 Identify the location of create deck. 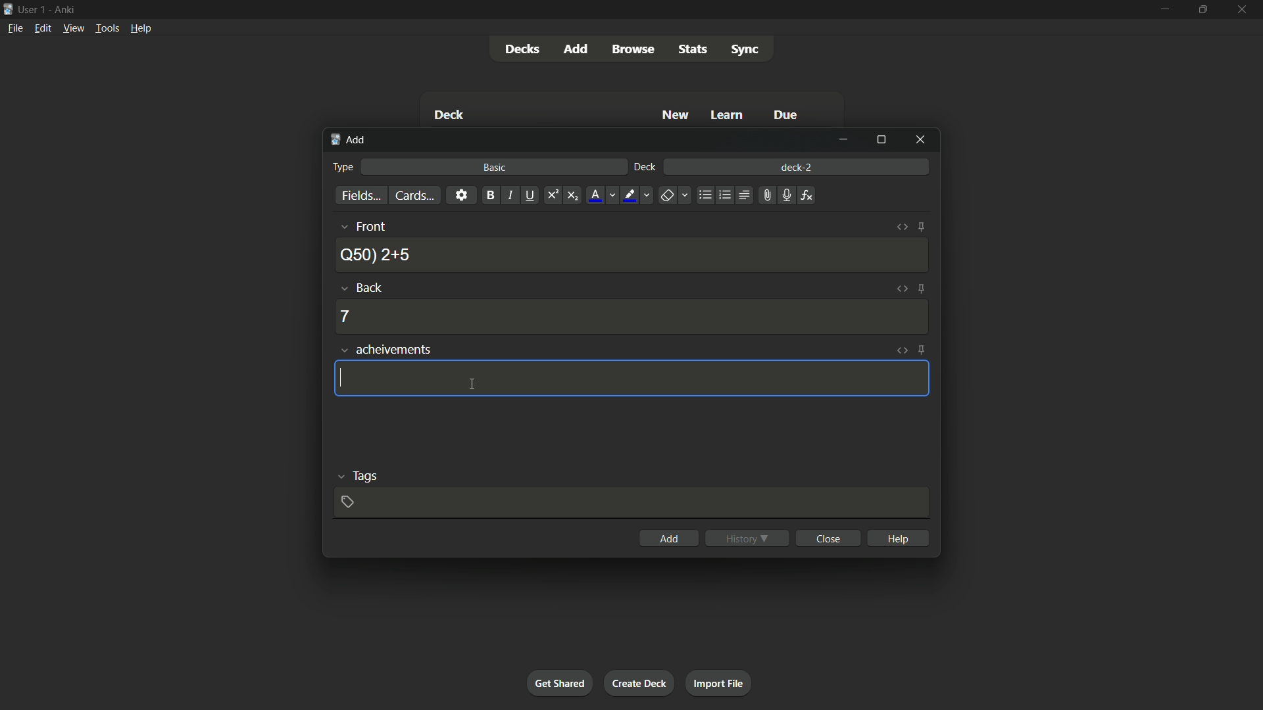
(640, 682).